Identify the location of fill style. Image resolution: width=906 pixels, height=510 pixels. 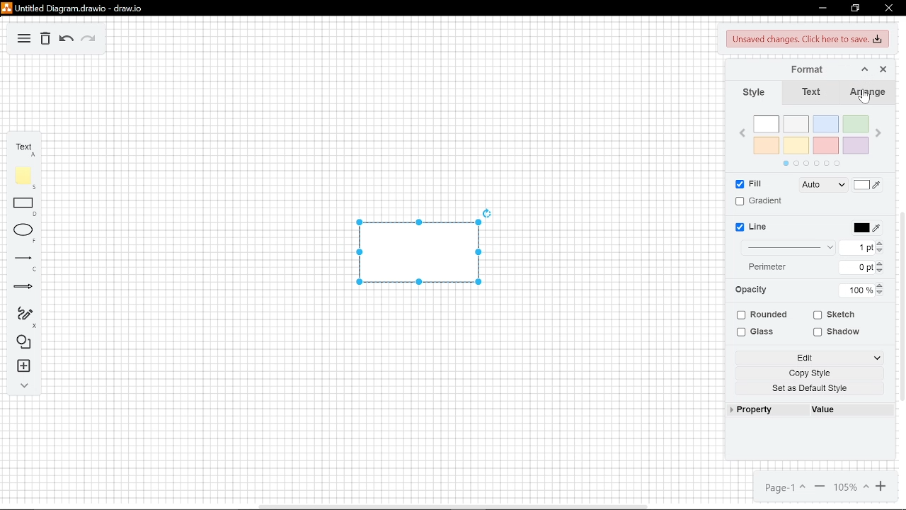
(822, 185).